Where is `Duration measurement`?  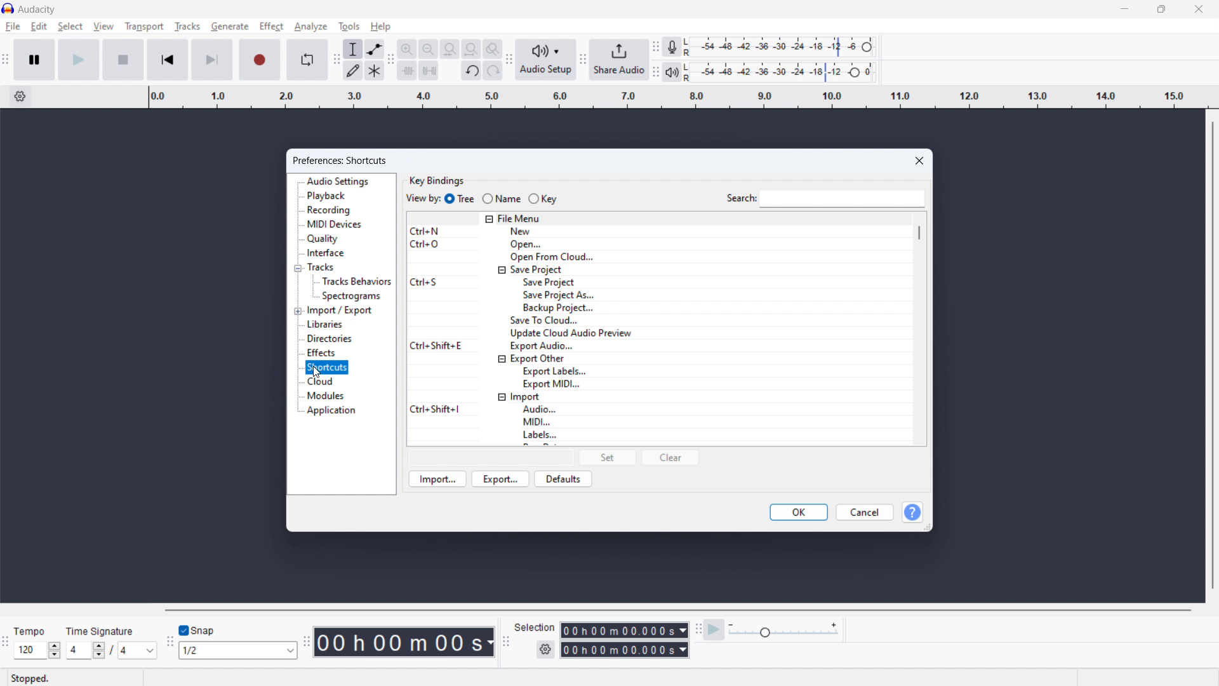 Duration measurement is located at coordinates (683, 650).